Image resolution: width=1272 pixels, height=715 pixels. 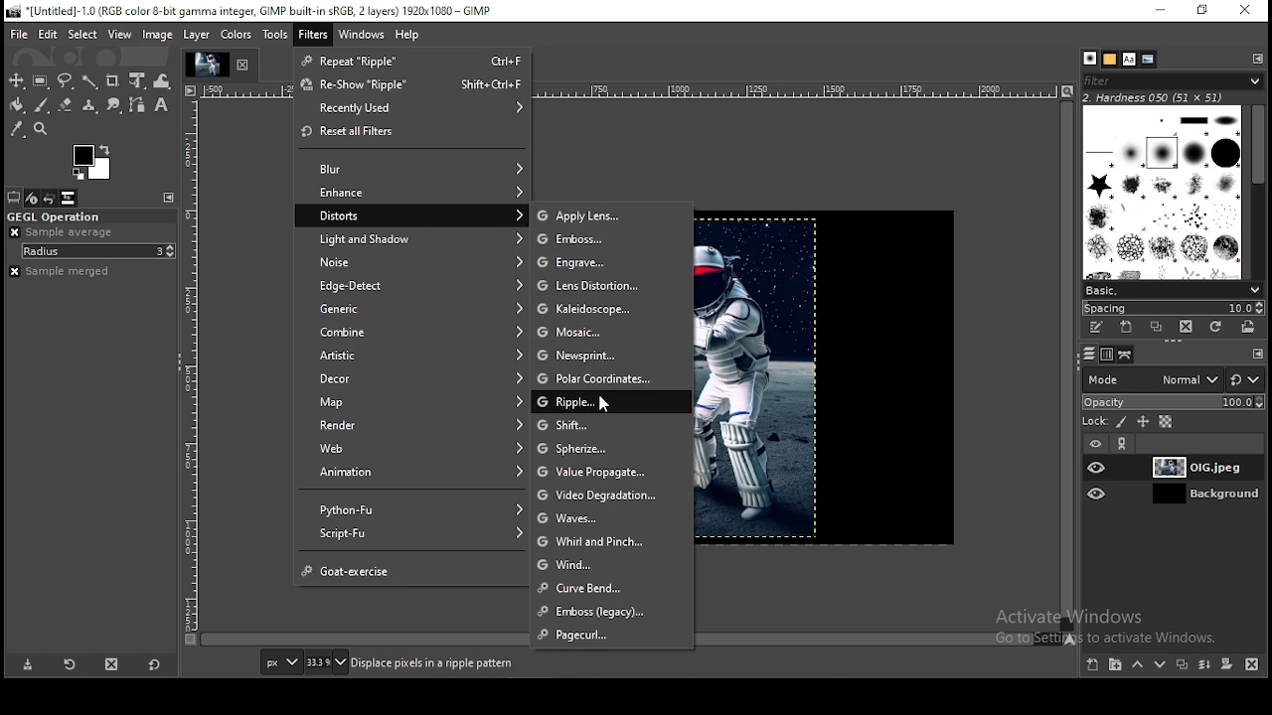 I want to click on move layer up, so click(x=1143, y=665).